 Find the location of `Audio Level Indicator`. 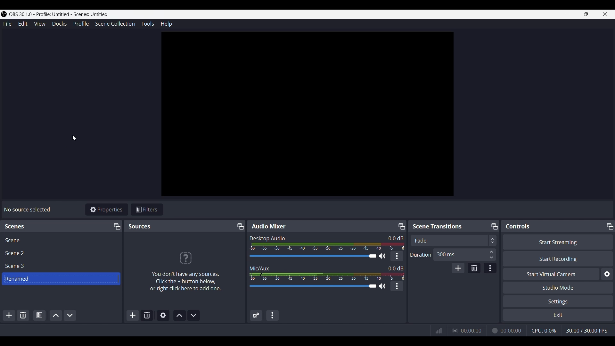

Audio Level Indicator is located at coordinates (396, 268).